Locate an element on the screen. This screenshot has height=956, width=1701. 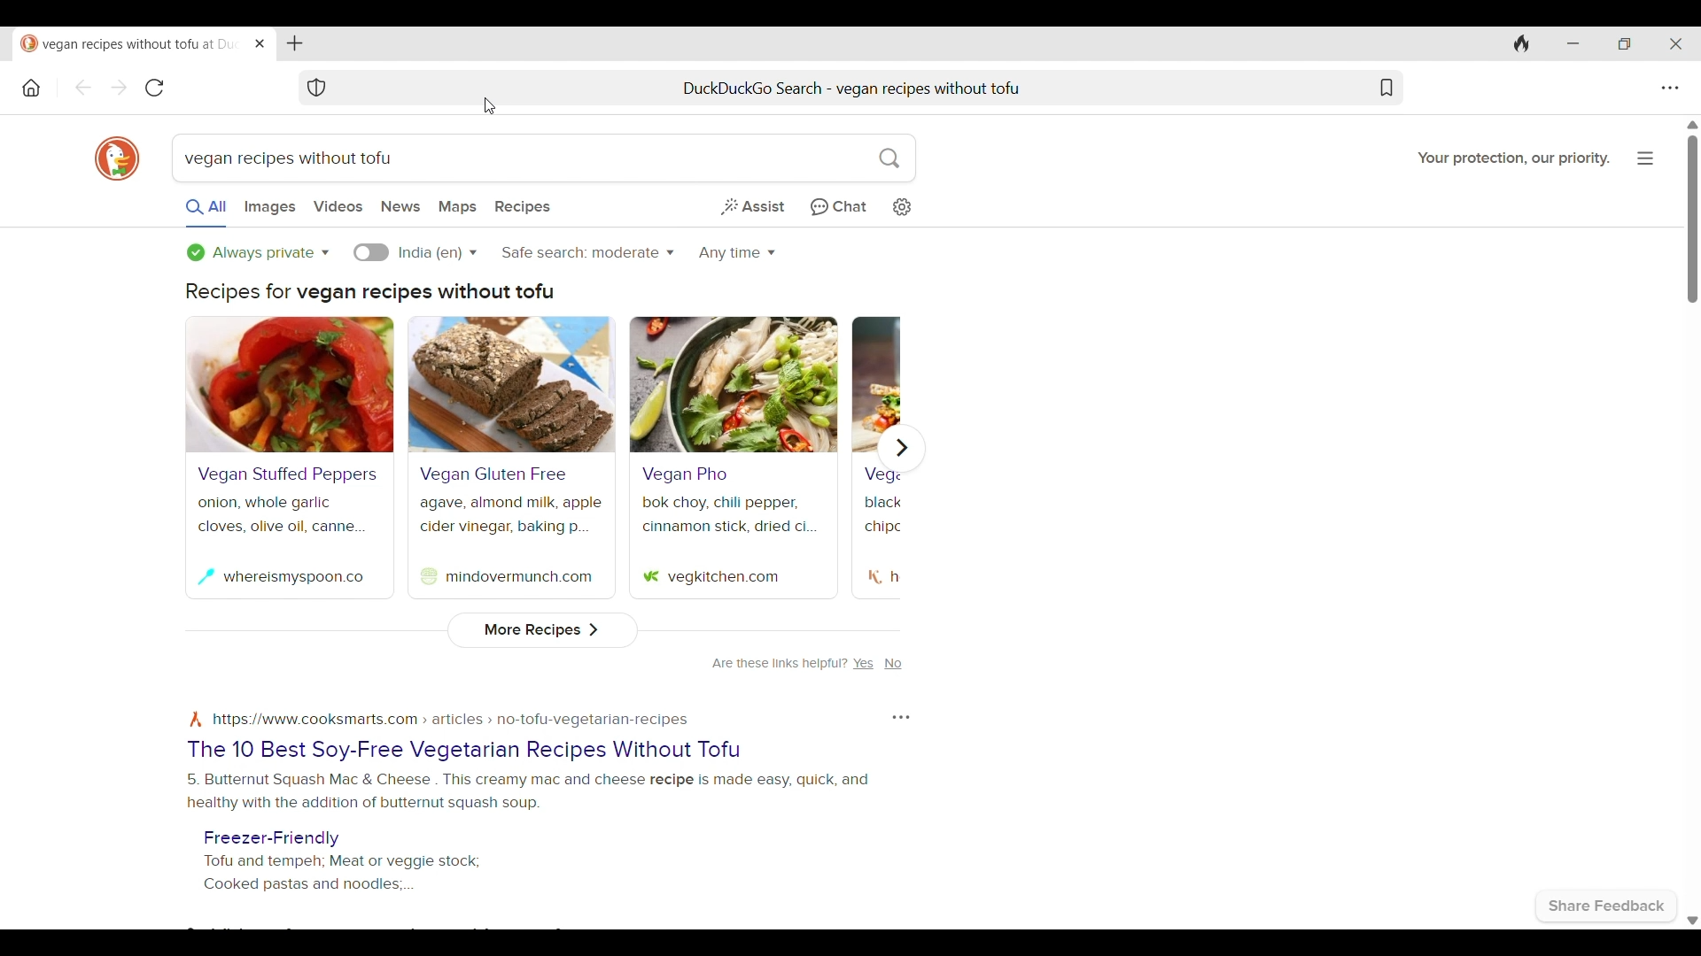
Vegan Stuffed Peppers is located at coordinates (288, 474).